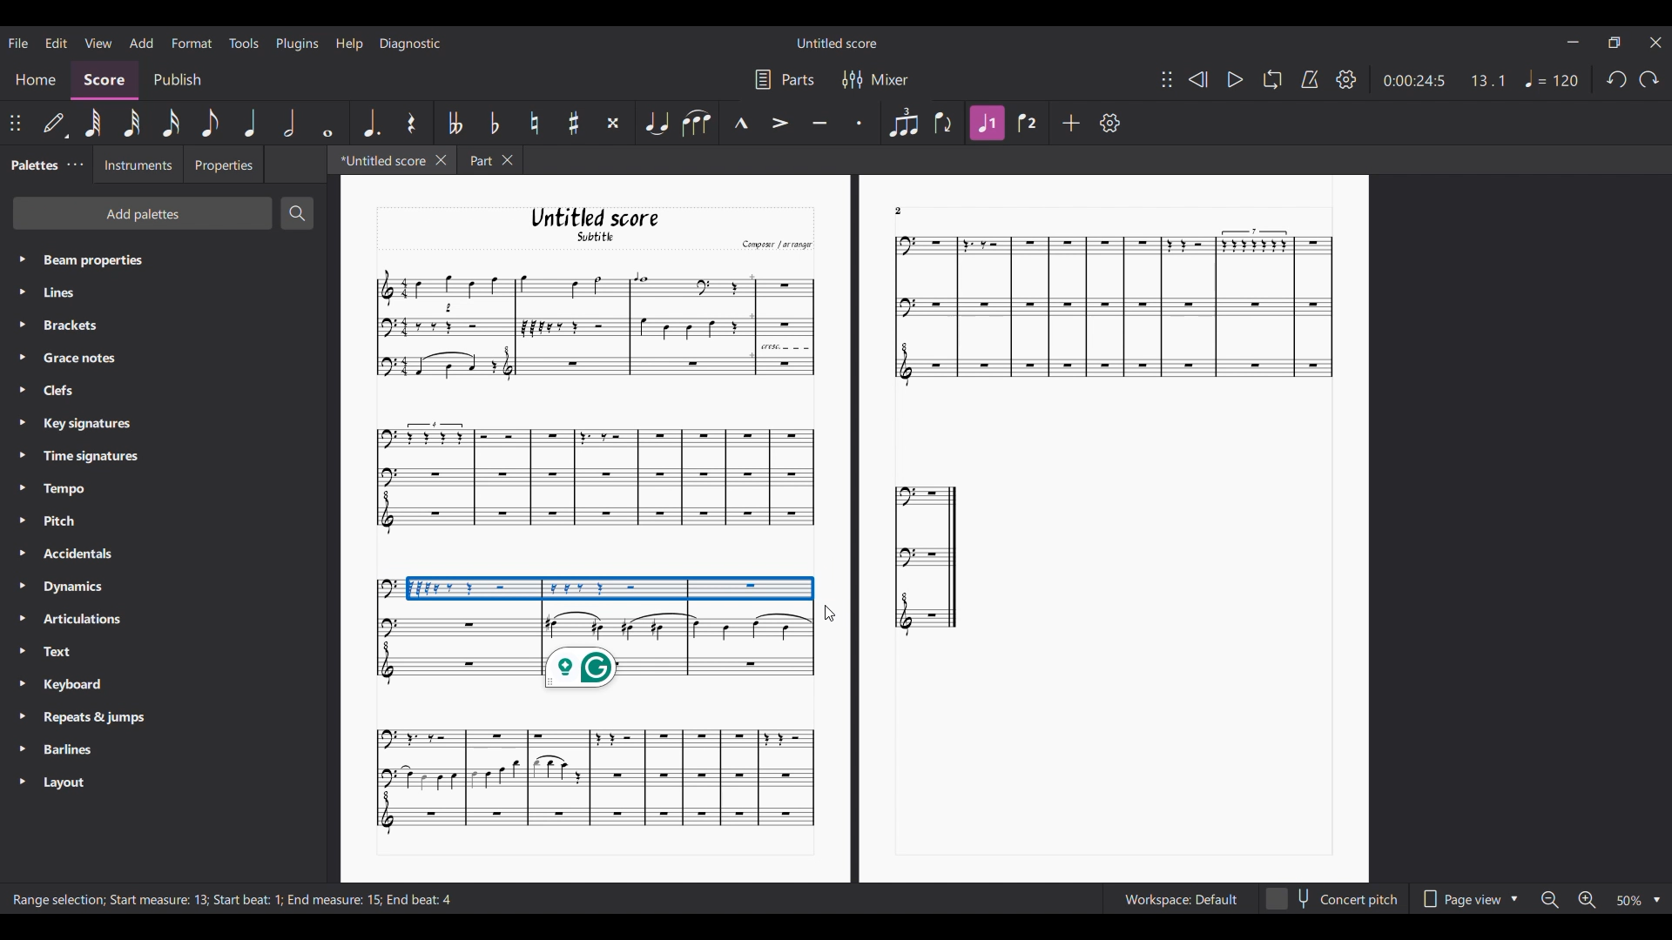 This screenshot has width=1672, height=940. I want to click on 32nd note, so click(131, 123).